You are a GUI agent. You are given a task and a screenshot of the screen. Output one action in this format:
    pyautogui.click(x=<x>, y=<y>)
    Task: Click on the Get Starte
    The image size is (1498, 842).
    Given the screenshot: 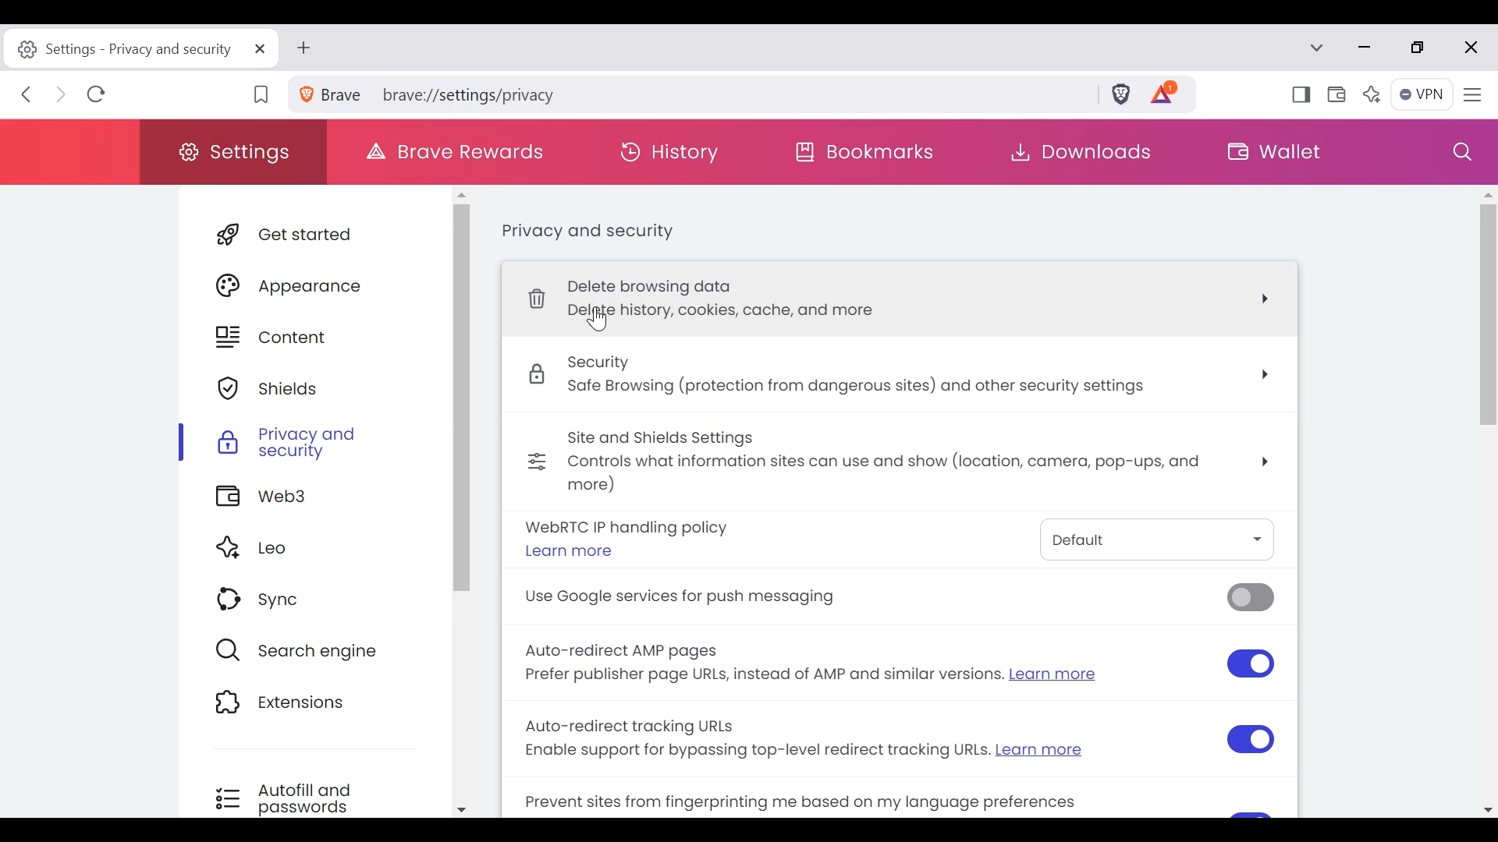 What is the action you would take?
    pyautogui.click(x=316, y=238)
    